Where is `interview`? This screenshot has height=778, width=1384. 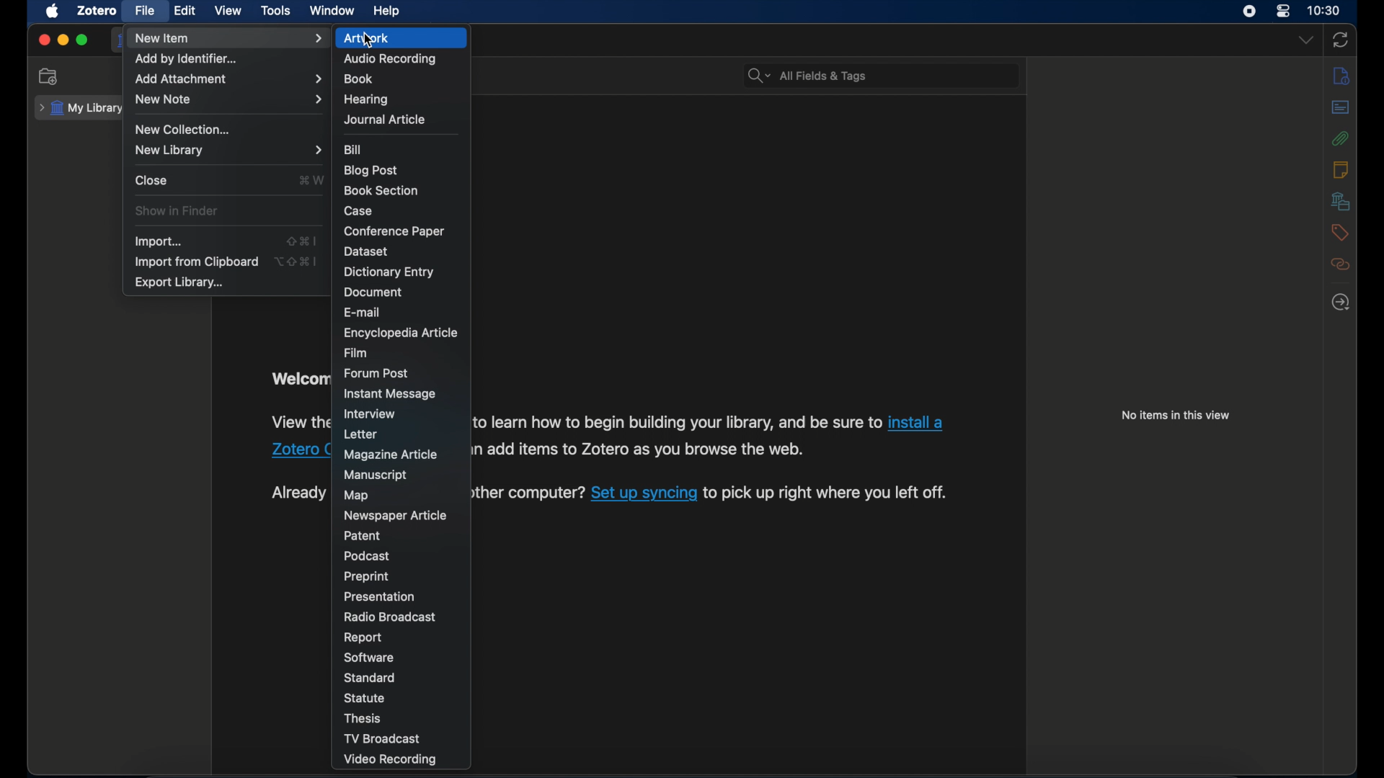
interview is located at coordinates (368, 414).